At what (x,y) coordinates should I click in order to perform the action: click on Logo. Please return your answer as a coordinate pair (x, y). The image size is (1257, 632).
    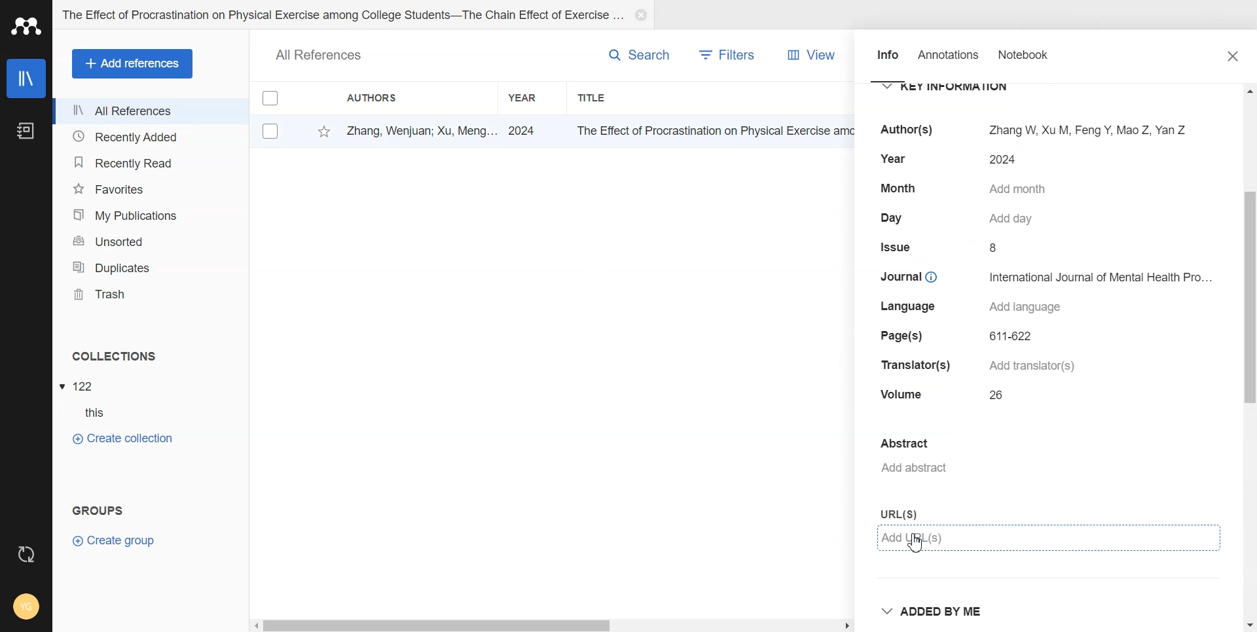
    Looking at the image, I should click on (27, 27).